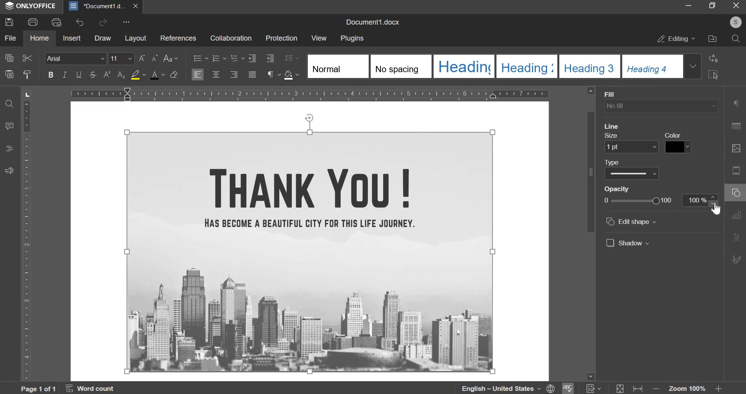  What do you see at coordinates (632, 144) in the screenshot?
I see `size` at bounding box center [632, 144].